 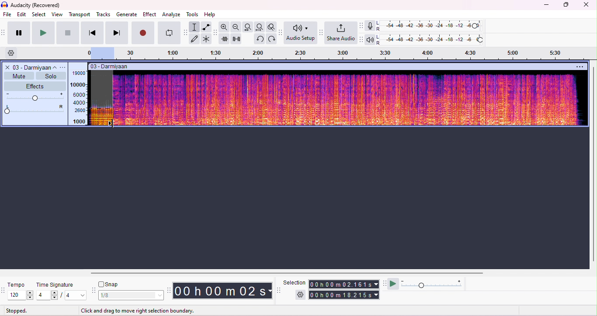 What do you see at coordinates (7, 14) in the screenshot?
I see `file` at bounding box center [7, 14].